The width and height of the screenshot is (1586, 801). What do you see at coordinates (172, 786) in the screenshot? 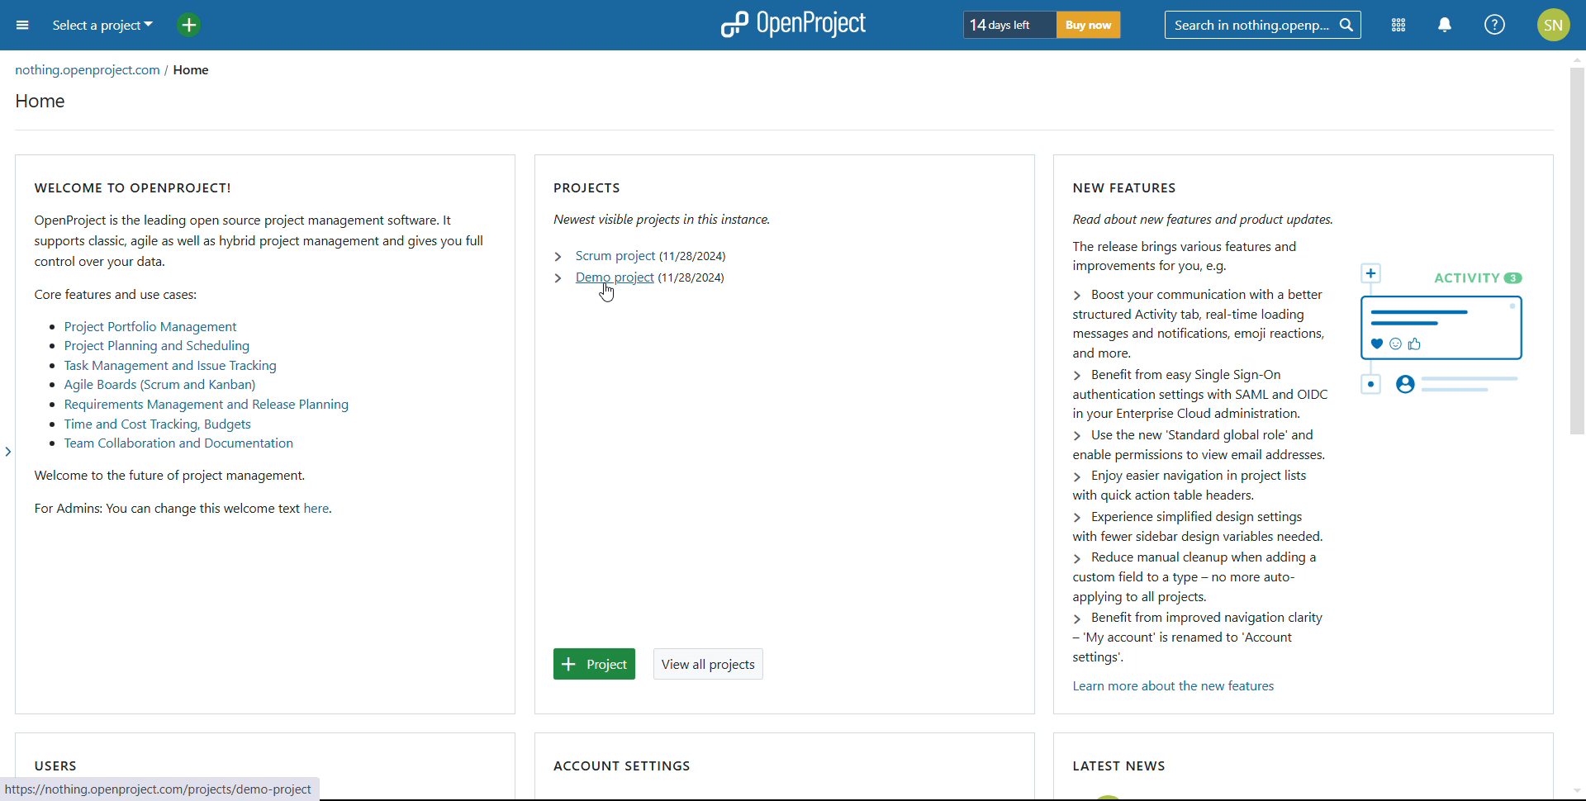
I see `web address` at bounding box center [172, 786].